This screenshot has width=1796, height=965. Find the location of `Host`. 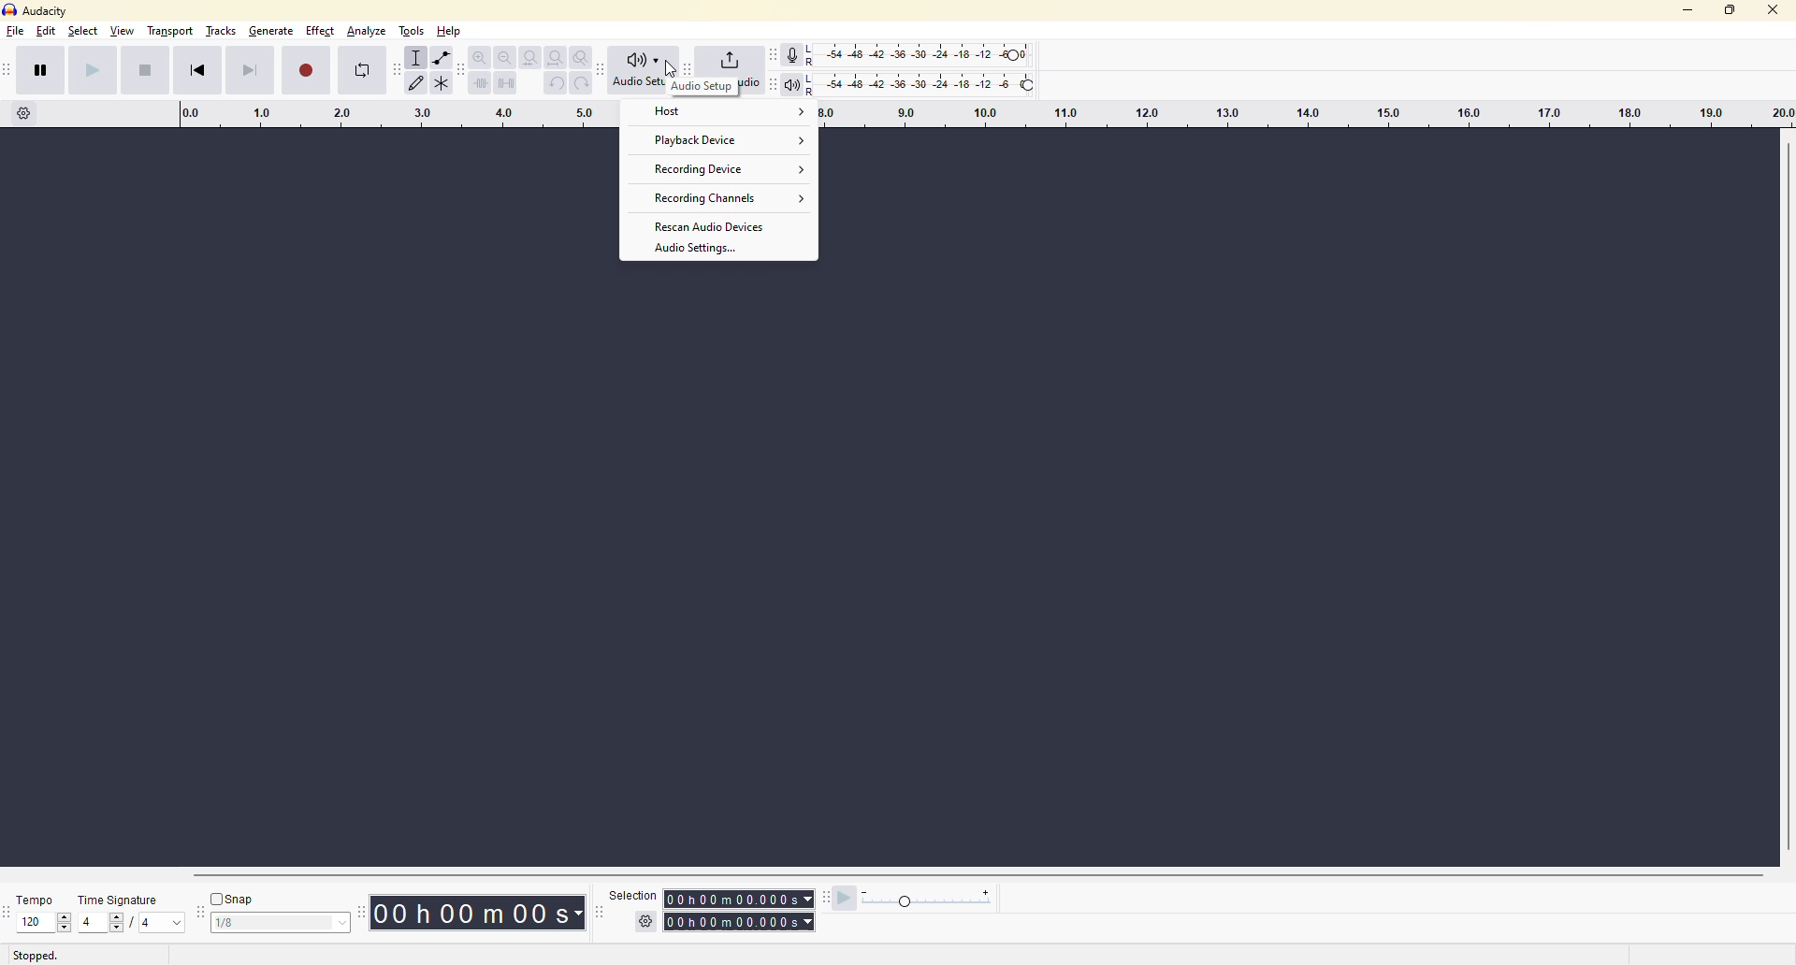

Host is located at coordinates (725, 115).